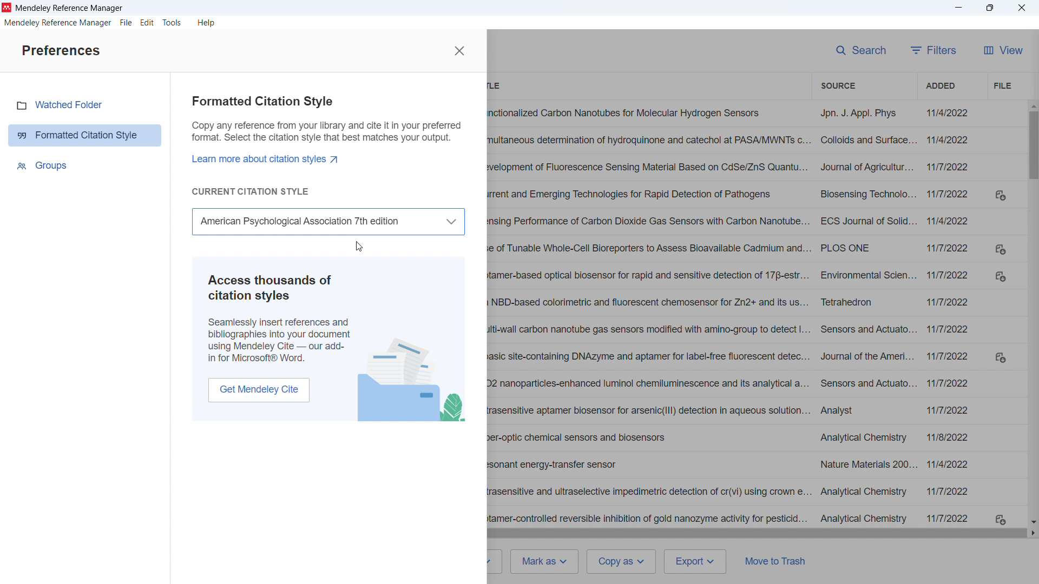 The height and width of the screenshot is (584, 1039). I want to click on Move to trash , so click(779, 561).